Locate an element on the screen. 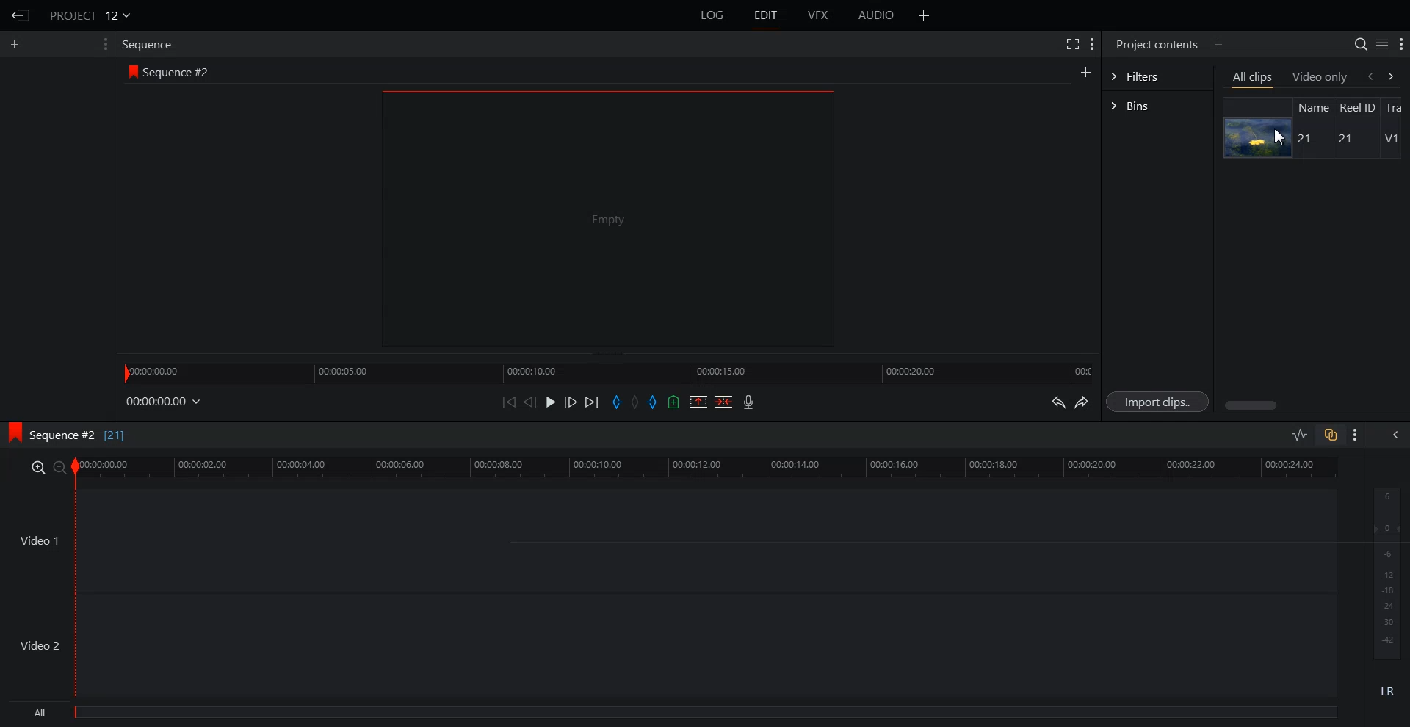  Add an out mark at the current position is located at coordinates (654, 401).